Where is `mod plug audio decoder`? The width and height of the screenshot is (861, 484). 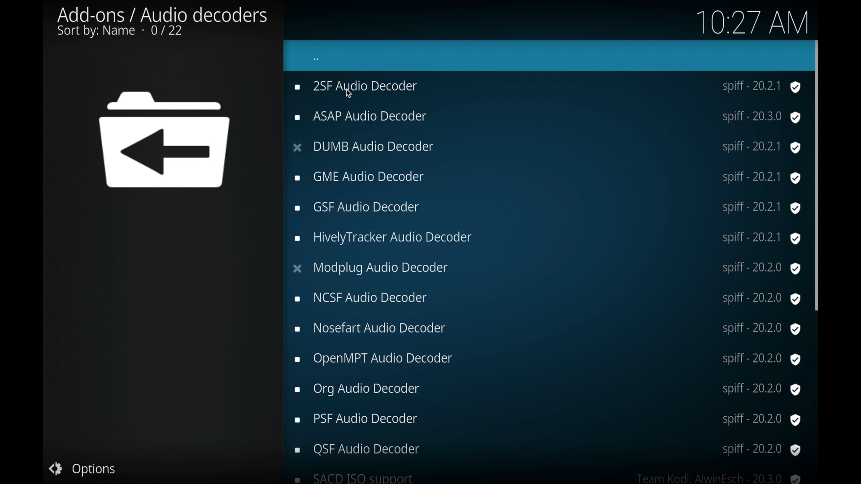 mod plug audio decoder is located at coordinates (546, 268).